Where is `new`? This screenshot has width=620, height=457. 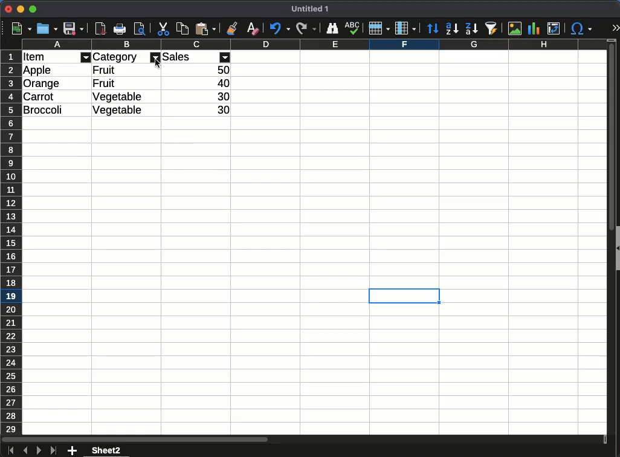 new is located at coordinates (22, 28).